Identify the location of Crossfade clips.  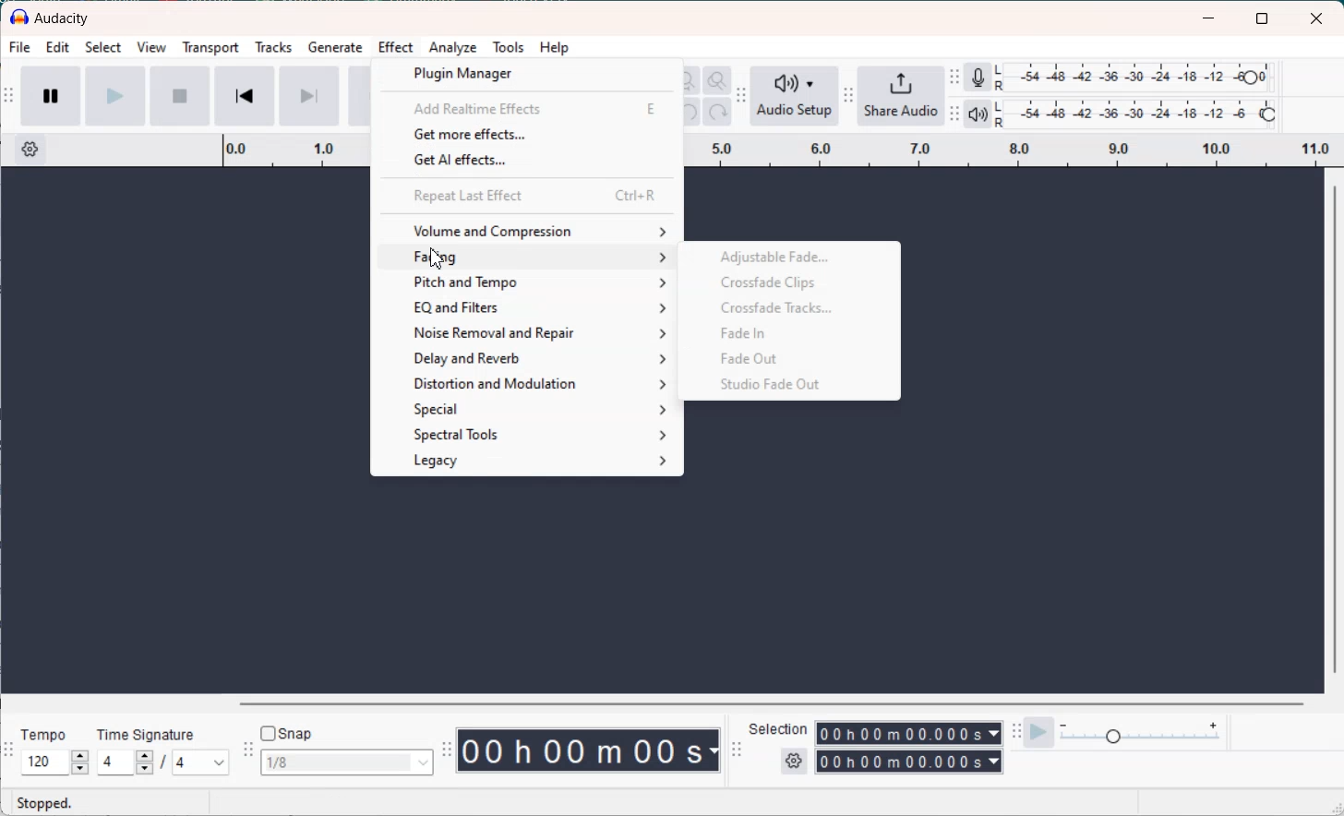
(786, 282).